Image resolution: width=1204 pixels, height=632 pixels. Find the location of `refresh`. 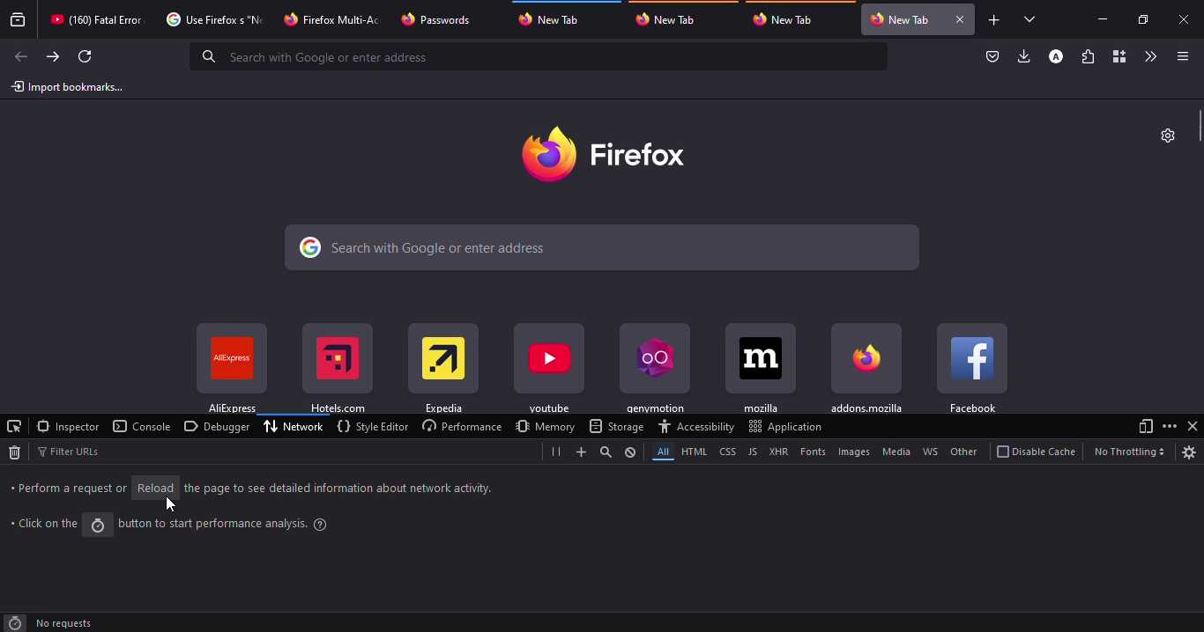

refresh is located at coordinates (85, 57).